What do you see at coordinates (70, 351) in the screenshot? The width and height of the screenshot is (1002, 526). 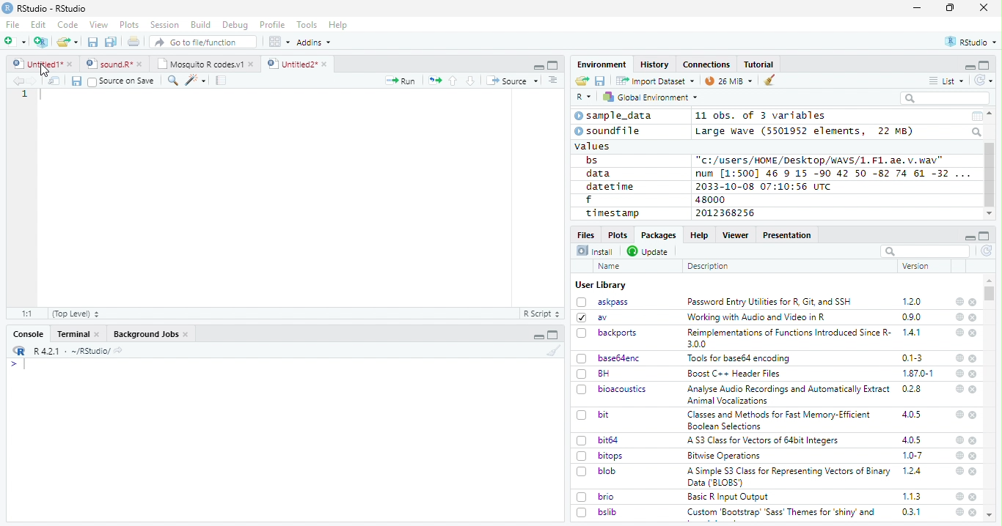 I see `R 4.2.1 - ~/RStudio/` at bounding box center [70, 351].